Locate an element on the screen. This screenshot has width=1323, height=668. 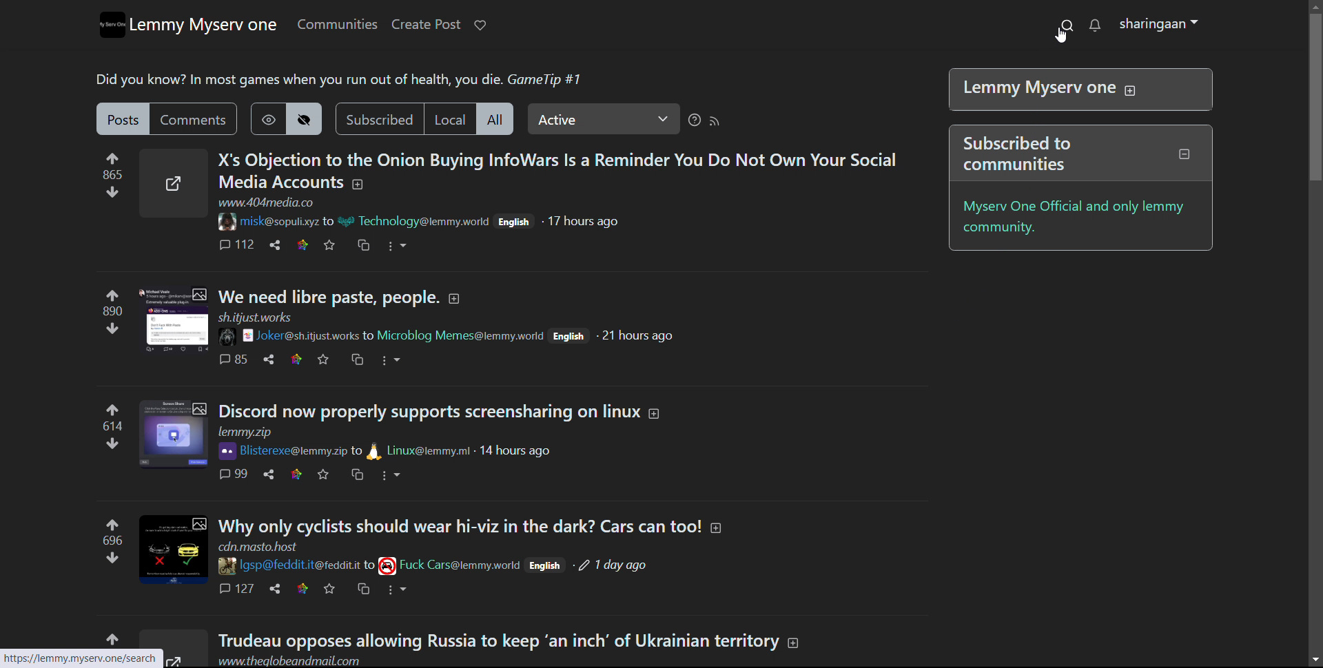
sharingaan(profile) is located at coordinates (1161, 24).